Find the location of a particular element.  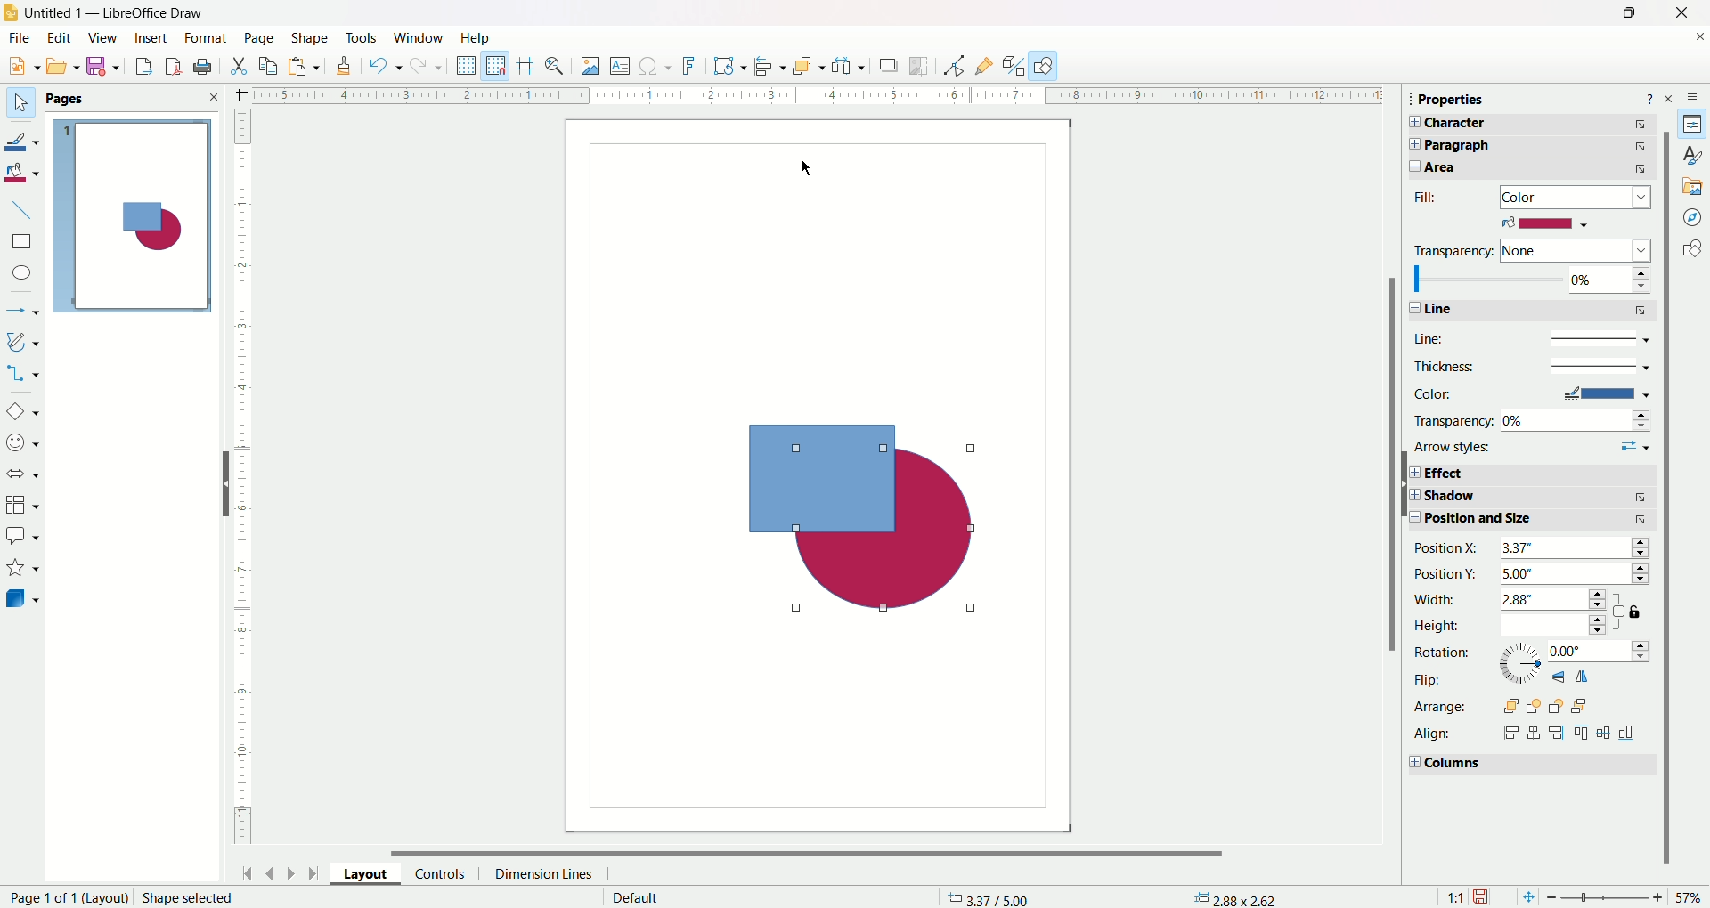

insert special character is located at coordinates (656, 67).